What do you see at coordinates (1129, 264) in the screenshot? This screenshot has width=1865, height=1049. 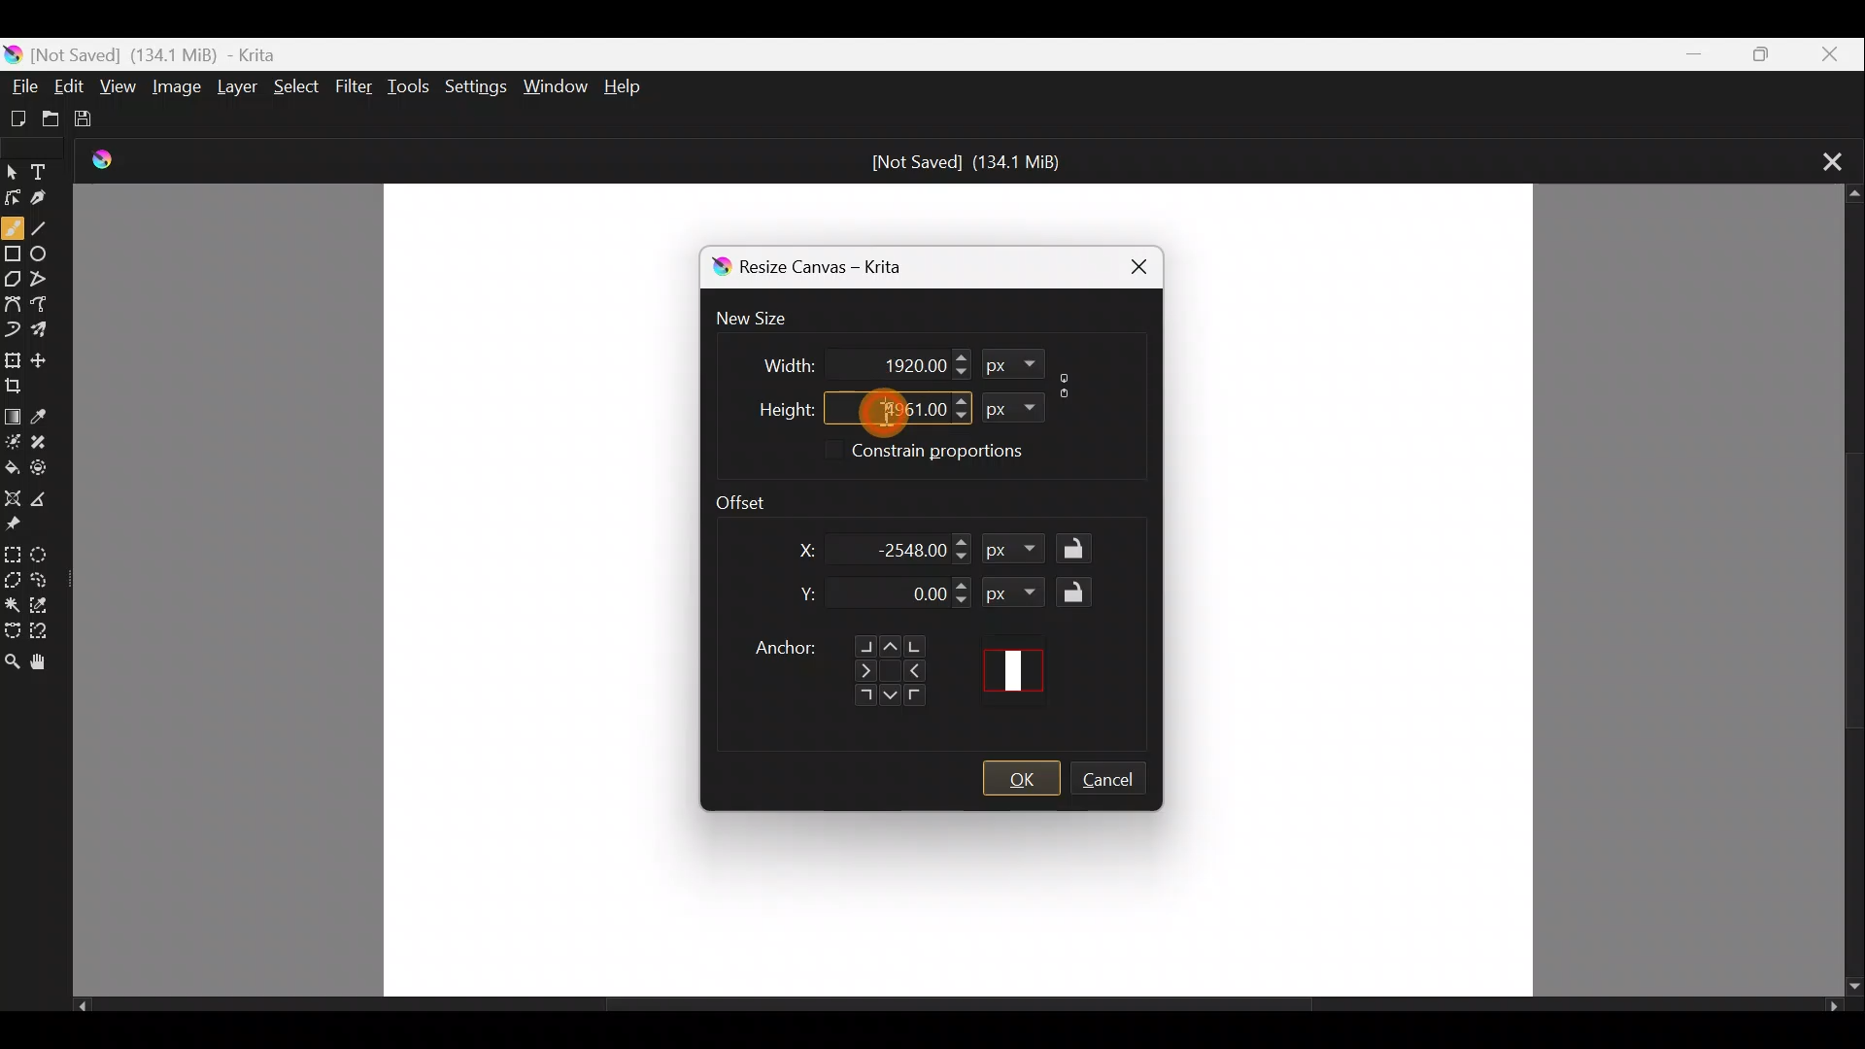 I see `Close` at bounding box center [1129, 264].